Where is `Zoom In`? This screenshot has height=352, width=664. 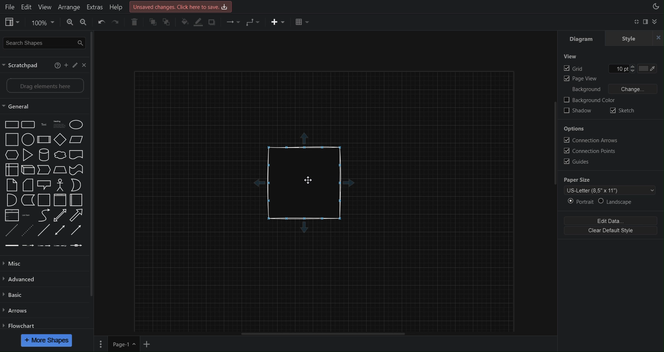 Zoom In is located at coordinates (69, 23).